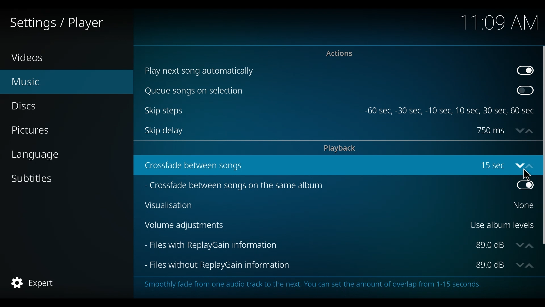 This screenshot has height=307, width=545. What do you see at coordinates (490, 265) in the screenshot?
I see `Files without ReplayGain information dB` at bounding box center [490, 265].